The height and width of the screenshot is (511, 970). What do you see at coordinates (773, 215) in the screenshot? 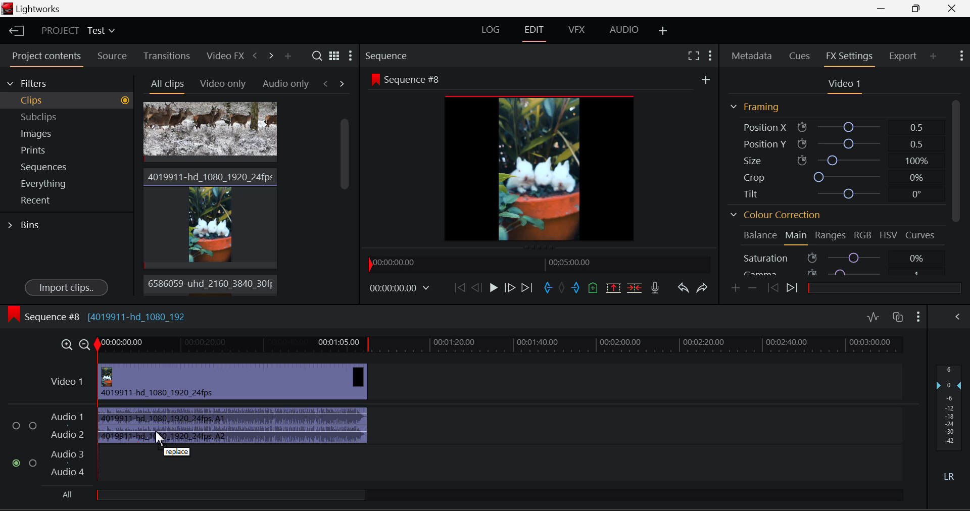
I see `Colour Correction Section` at bounding box center [773, 215].